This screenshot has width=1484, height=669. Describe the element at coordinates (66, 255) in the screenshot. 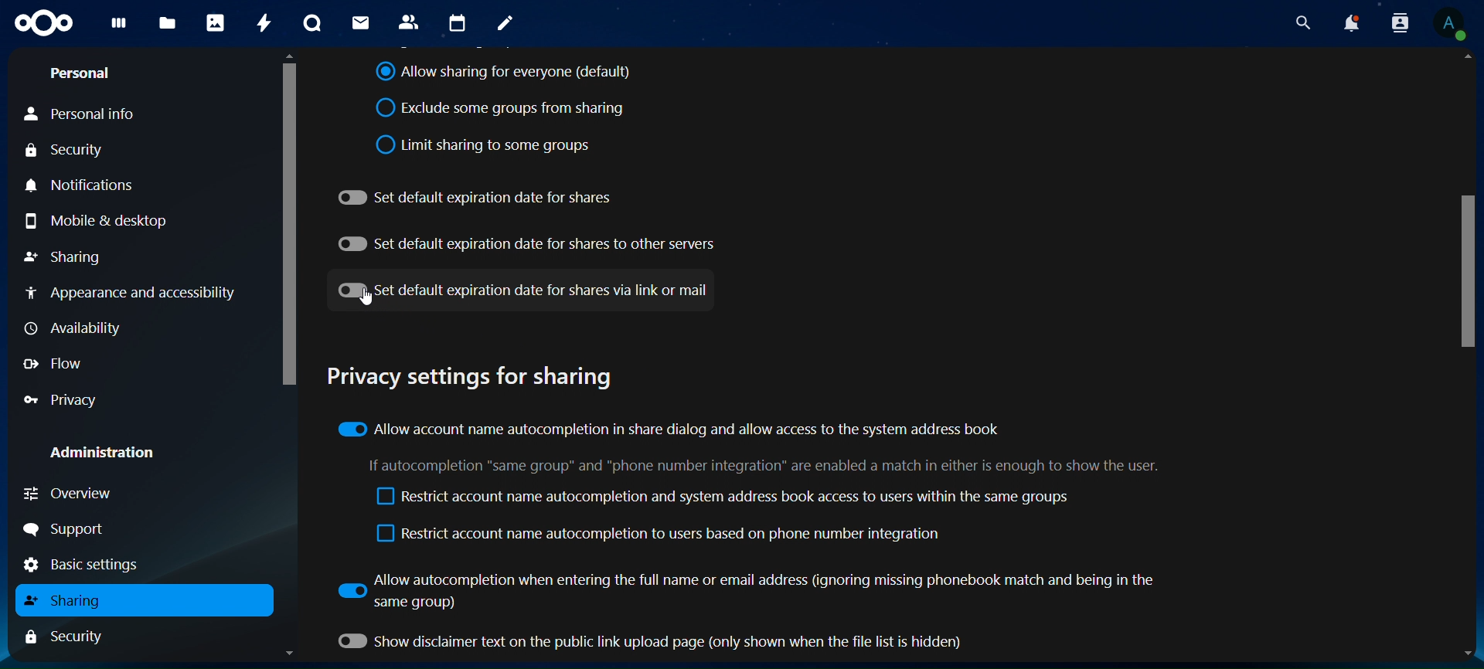

I see `sharing` at that location.